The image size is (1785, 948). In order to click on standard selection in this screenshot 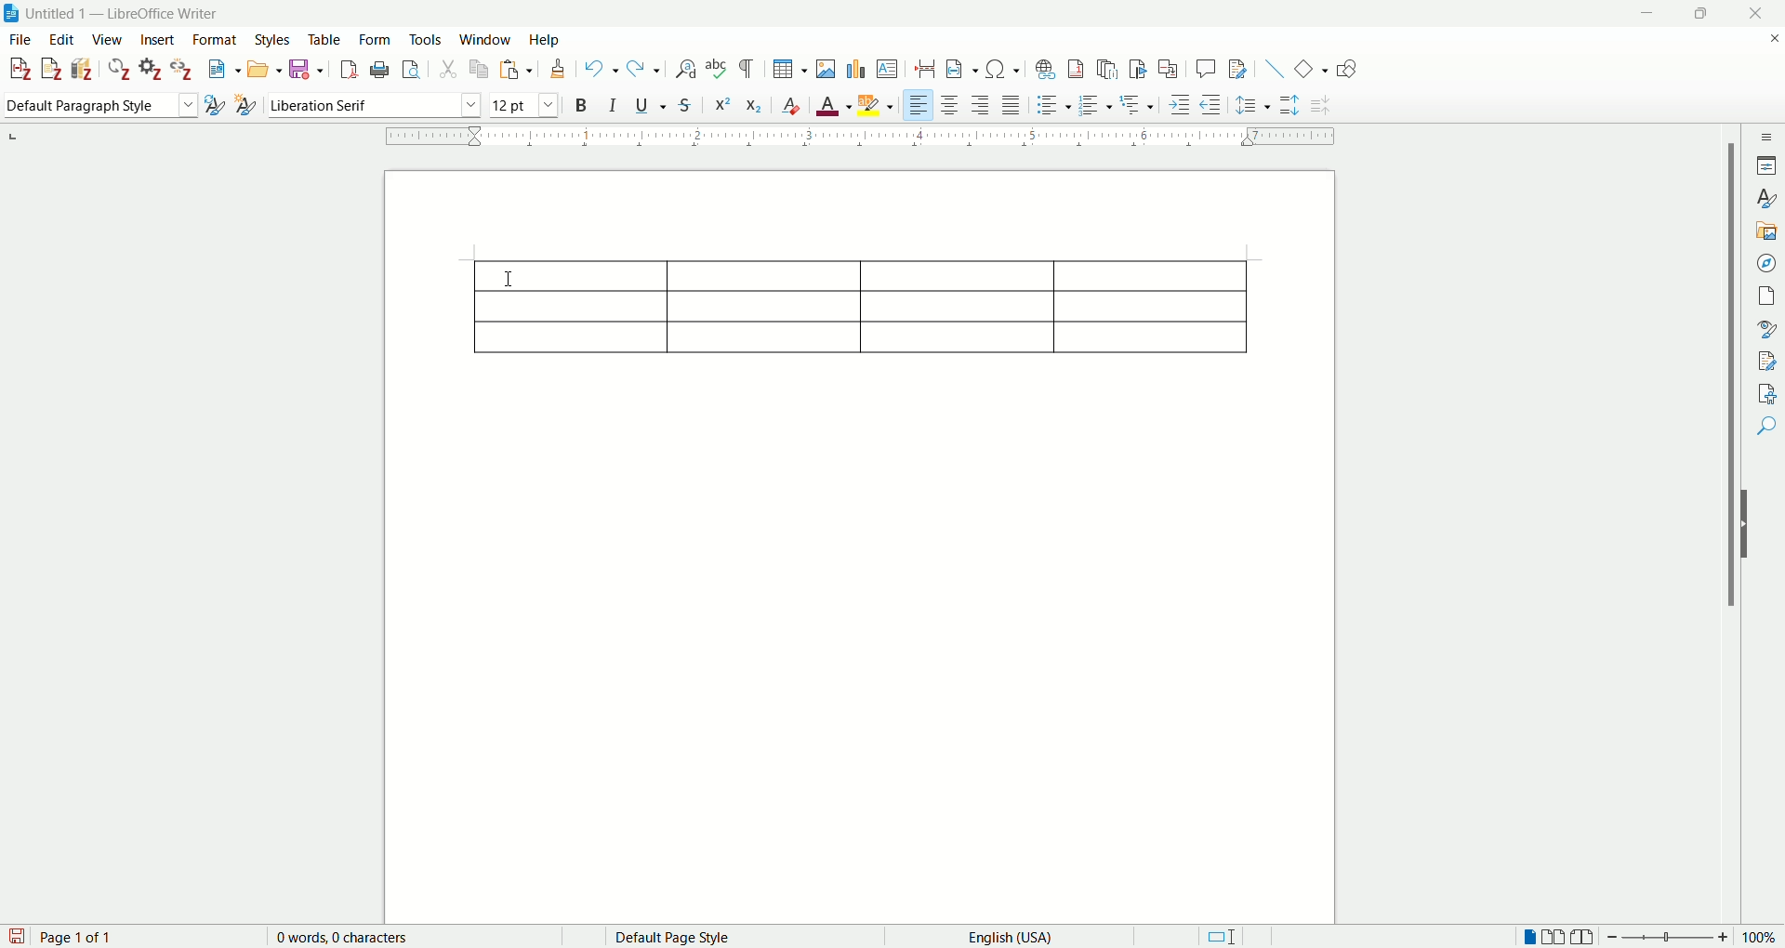, I will do `click(1235, 935)`.